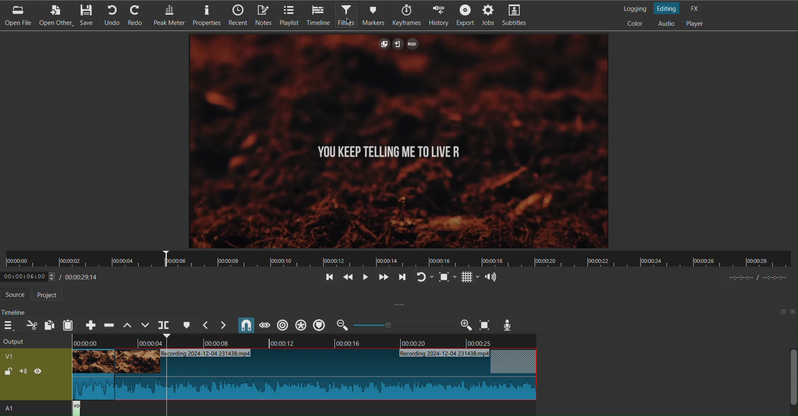 The height and width of the screenshot is (416, 798). Describe the element at coordinates (112, 16) in the screenshot. I see `Undo` at that location.